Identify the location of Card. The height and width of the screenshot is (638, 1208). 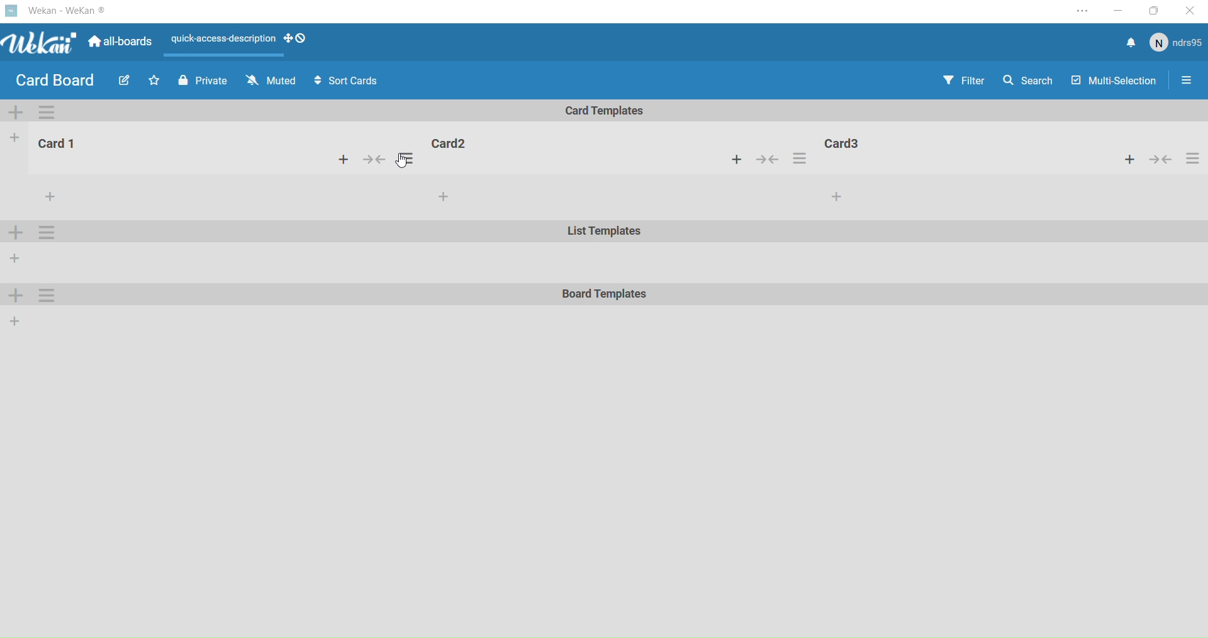
(885, 145).